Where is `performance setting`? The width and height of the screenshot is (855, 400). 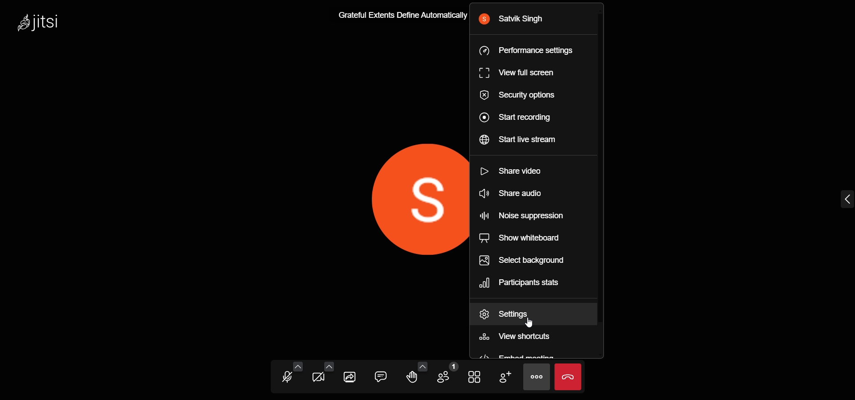
performance setting is located at coordinates (532, 52).